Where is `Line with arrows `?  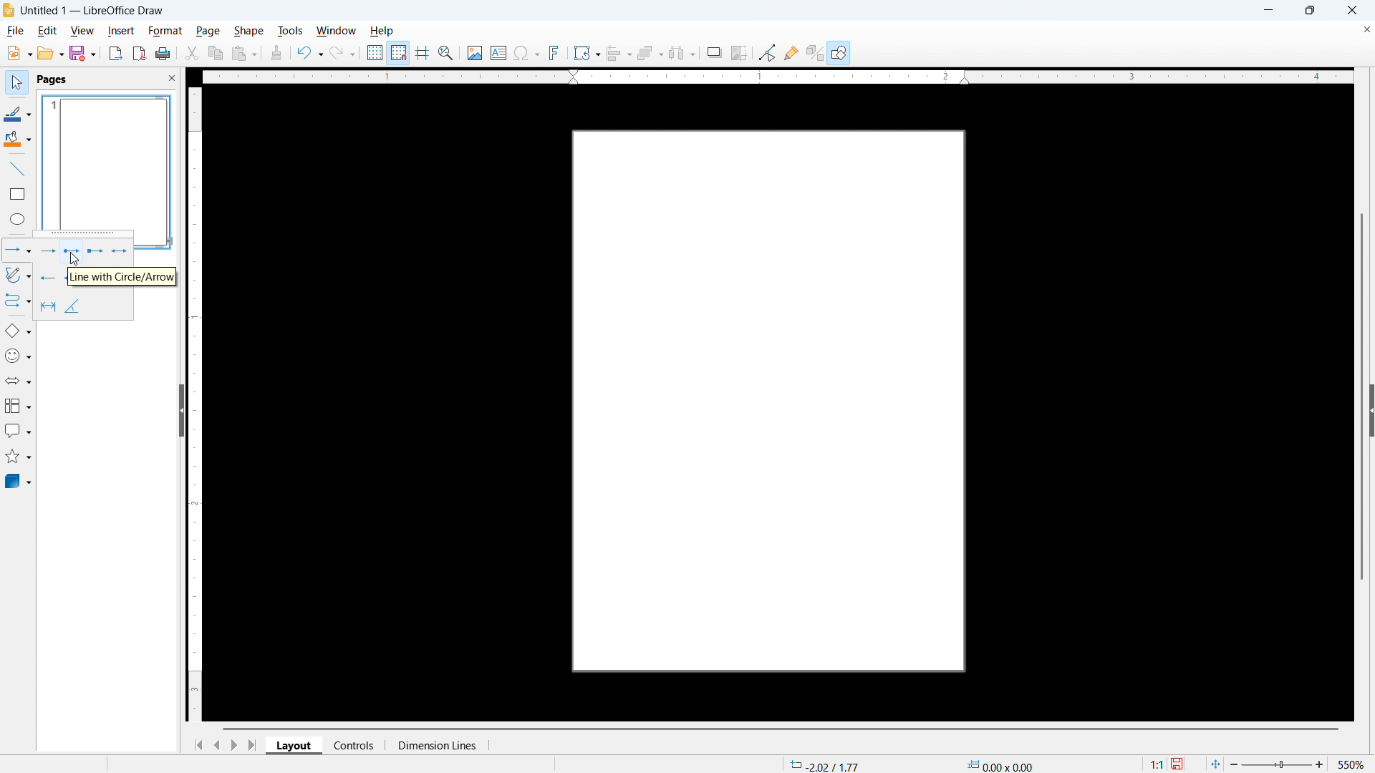
Line with arrows  is located at coordinates (120, 251).